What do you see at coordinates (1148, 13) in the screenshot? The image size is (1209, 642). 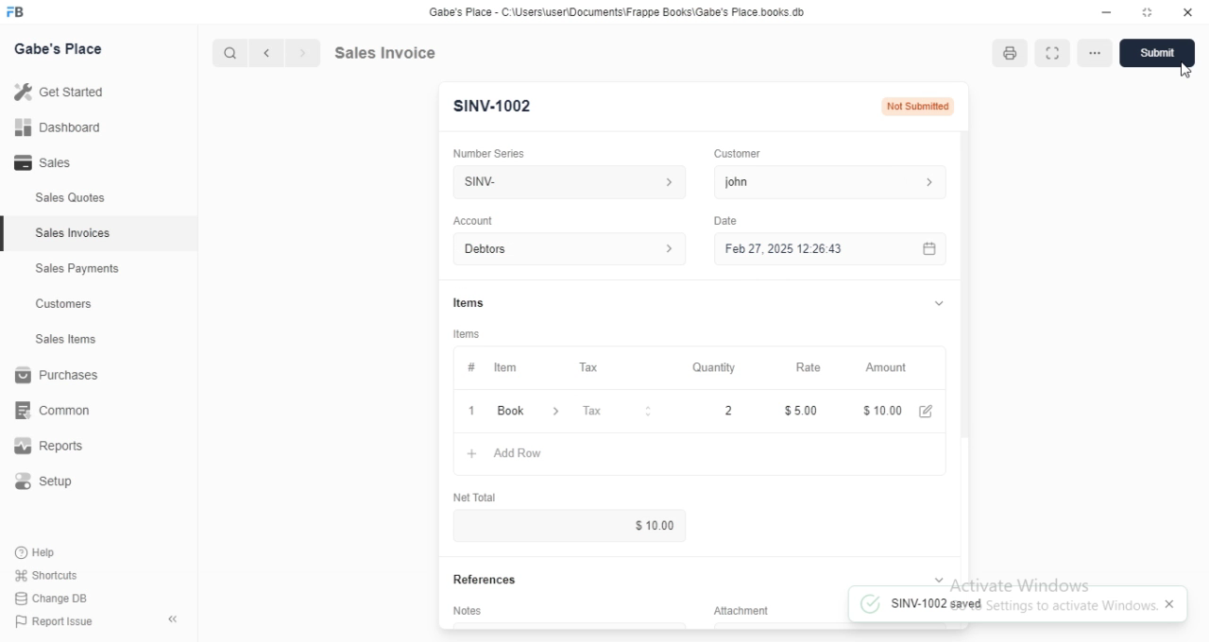 I see `Expand` at bounding box center [1148, 13].